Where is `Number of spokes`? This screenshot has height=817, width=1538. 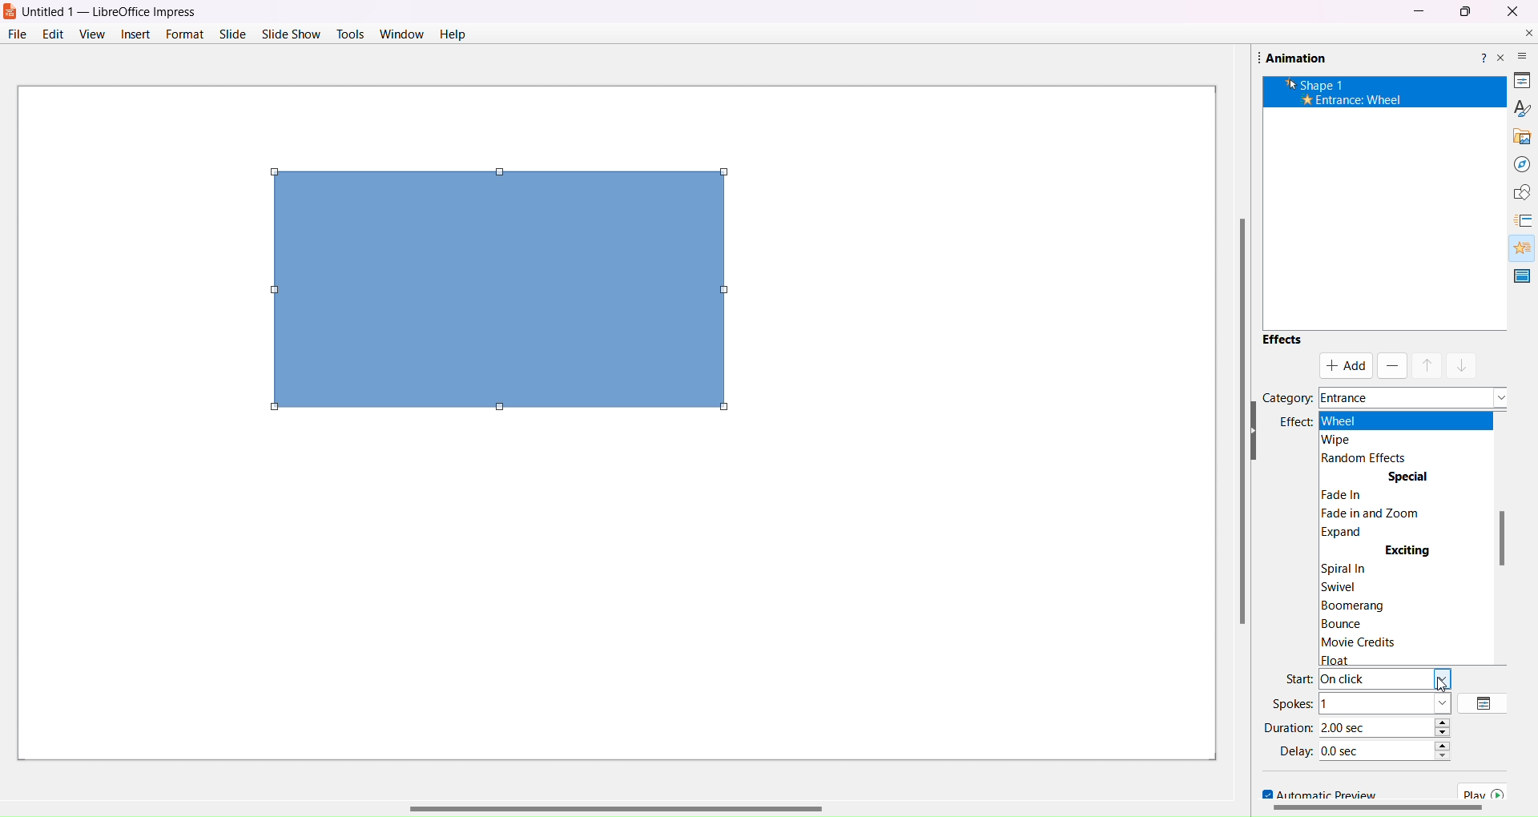 Number of spokes is located at coordinates (1385, 704).